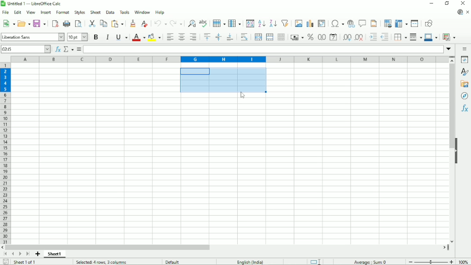 The height and width of the screenshot is (265, 471). I want to click on format as number, so click(321, 37).